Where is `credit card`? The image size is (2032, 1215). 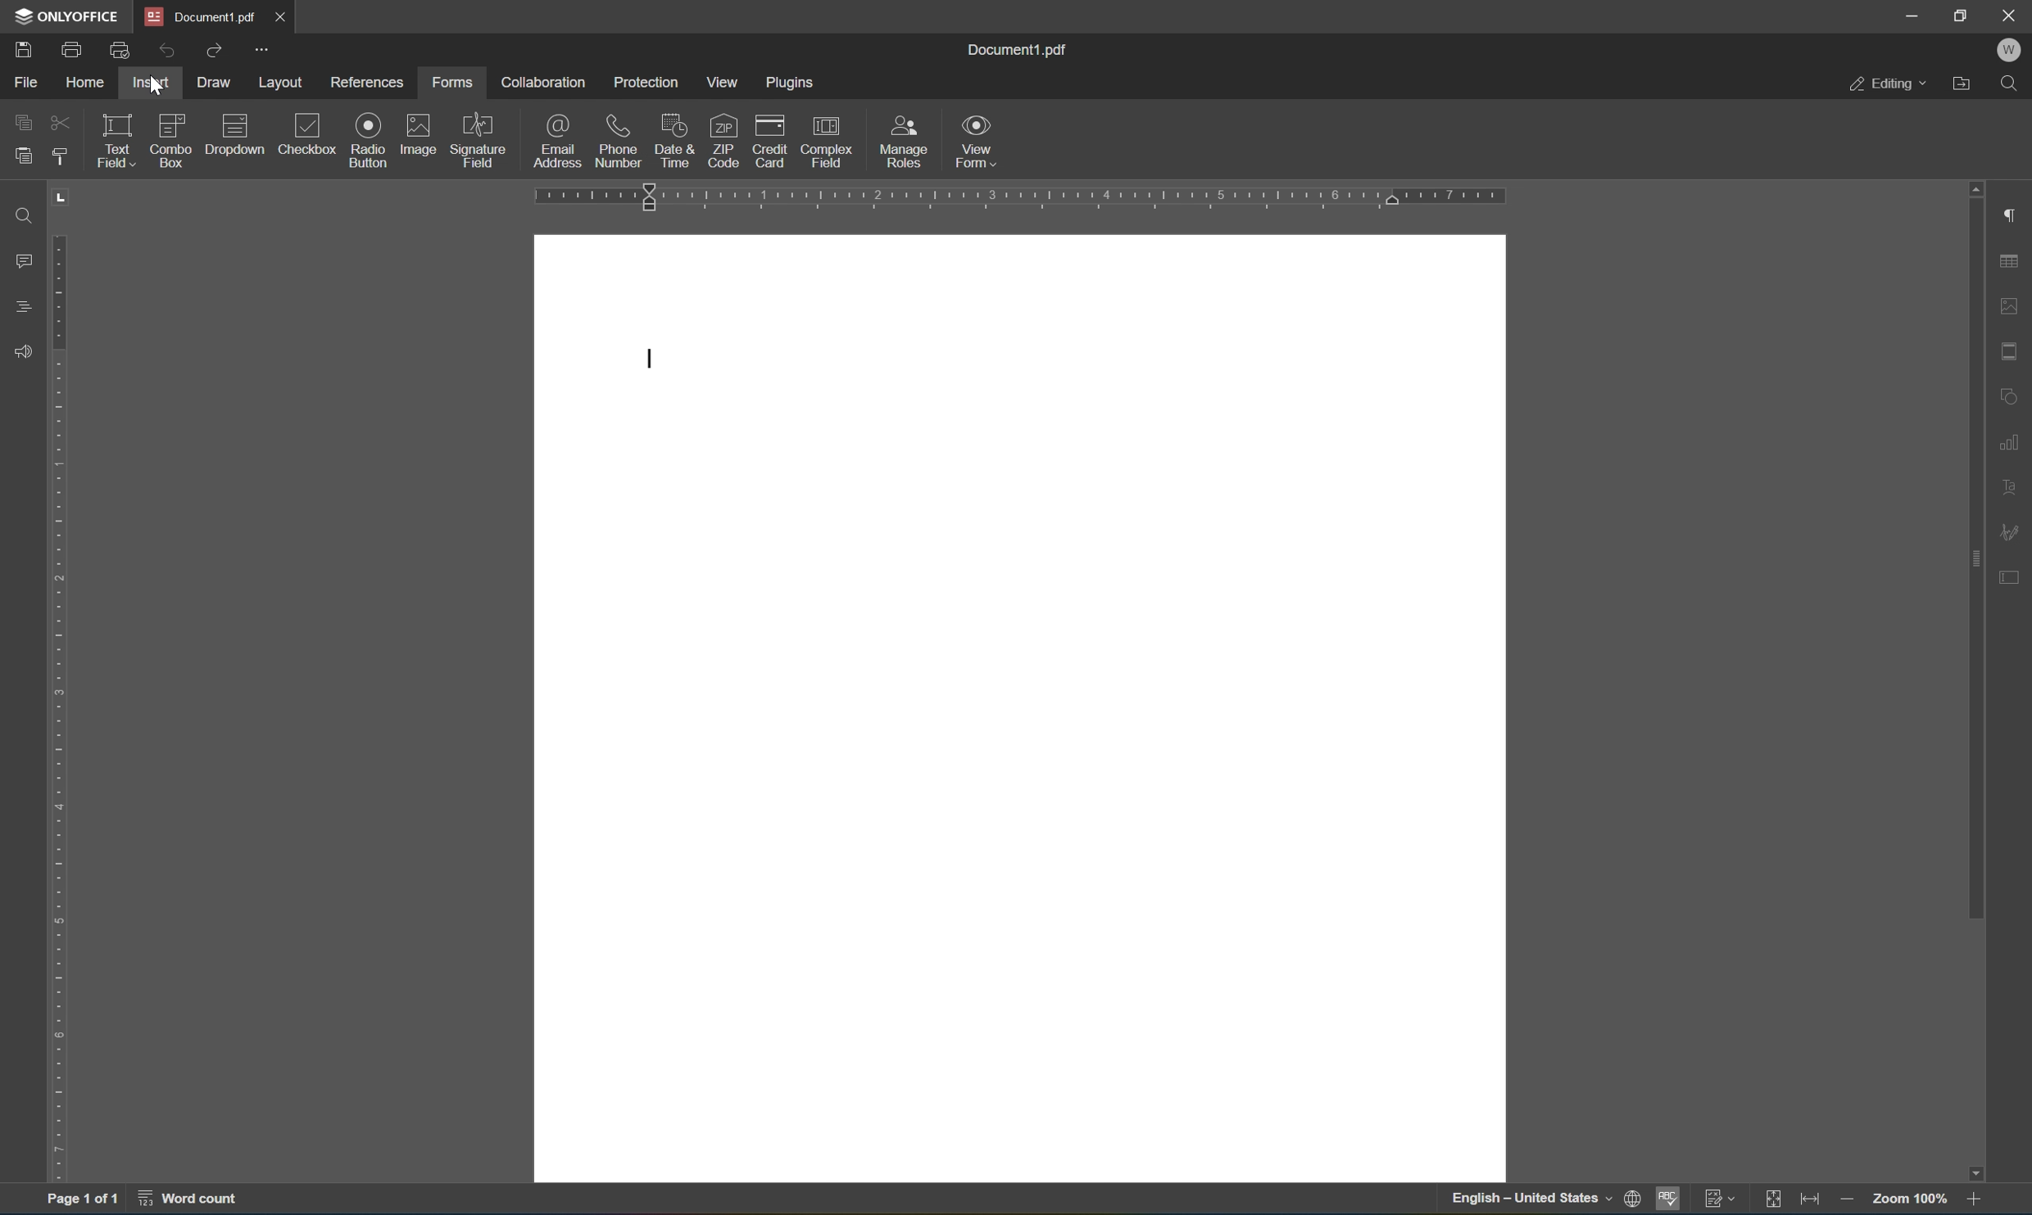
credit card is located at coordinates (773, 142).